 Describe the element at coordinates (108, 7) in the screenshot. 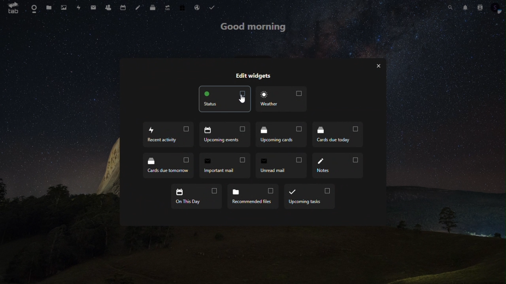

I see `contacts` at that location.